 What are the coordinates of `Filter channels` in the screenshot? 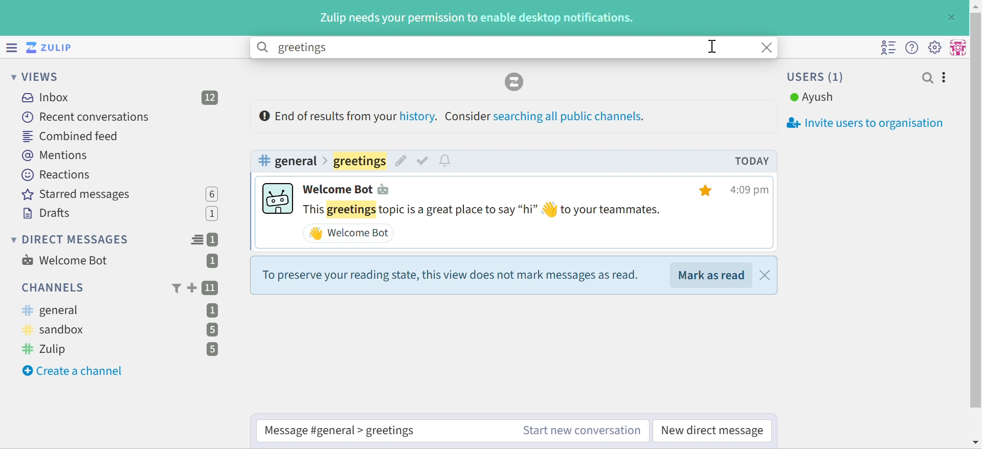 It's located at (175, 289).